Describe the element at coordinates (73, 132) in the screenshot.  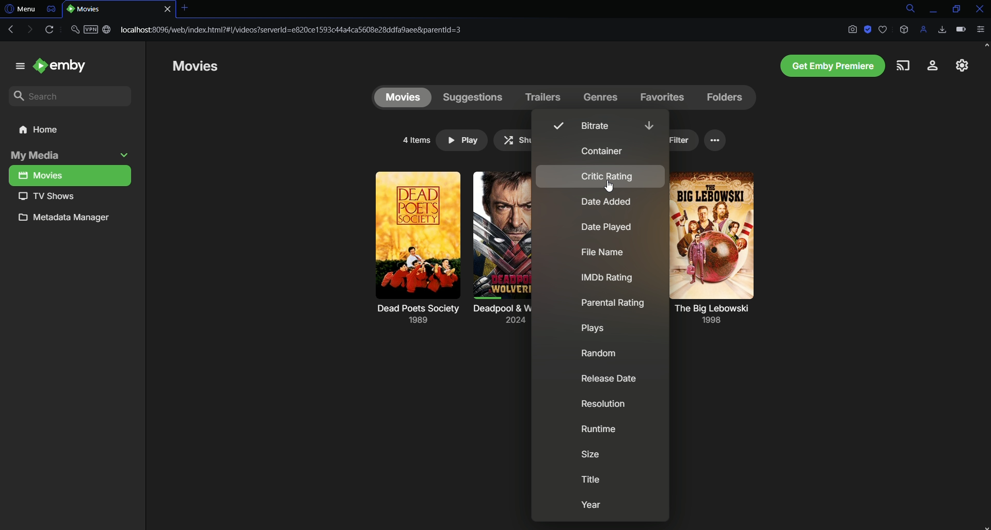
I see `Home` at that location.